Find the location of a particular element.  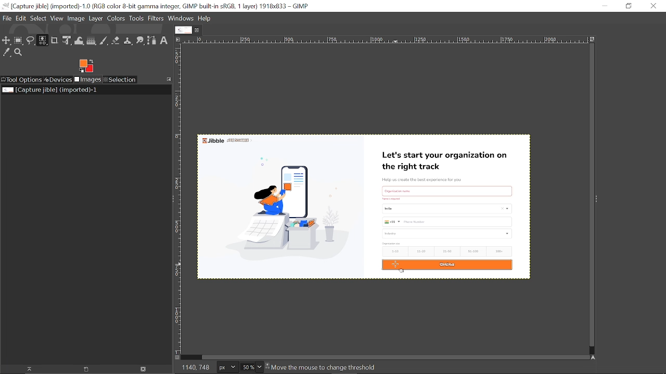

View is located at coordinates (57, 18).